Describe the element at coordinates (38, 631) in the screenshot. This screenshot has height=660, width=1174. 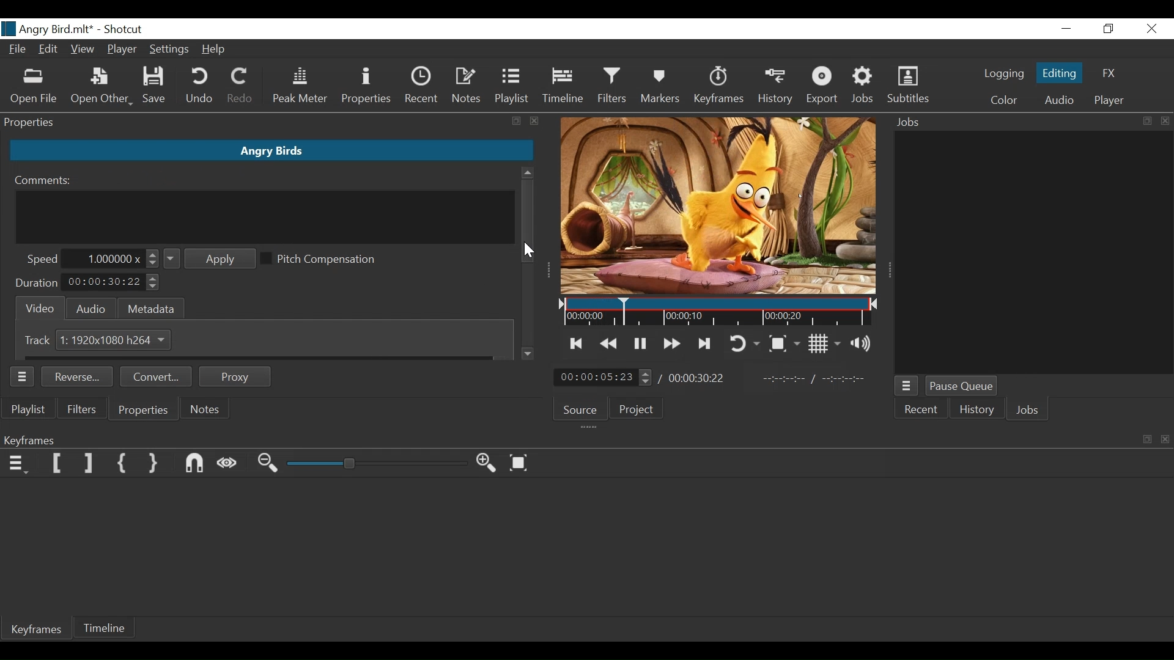
I see `Keyframes` at that location.